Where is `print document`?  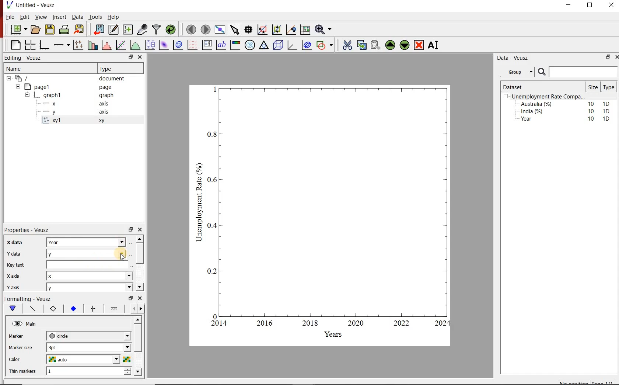
print document is located at coordinates (64, 29).